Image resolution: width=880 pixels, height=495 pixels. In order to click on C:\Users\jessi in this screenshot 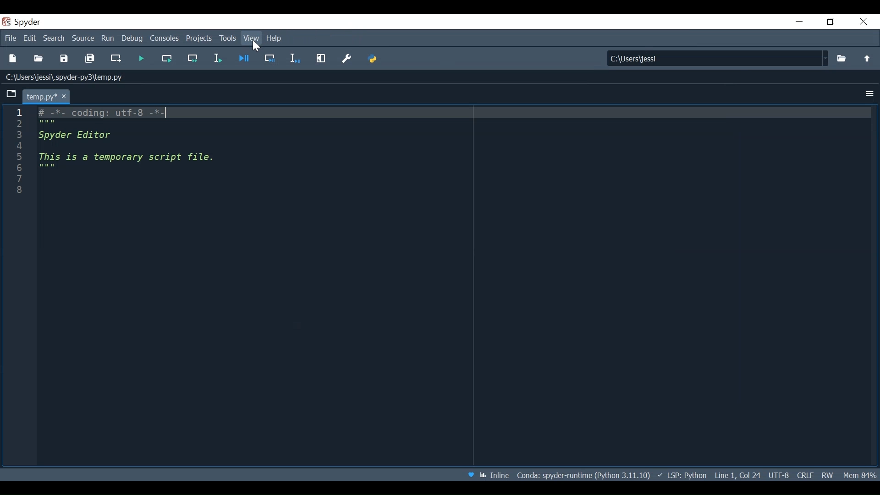, I will do `click(709, 58)`.